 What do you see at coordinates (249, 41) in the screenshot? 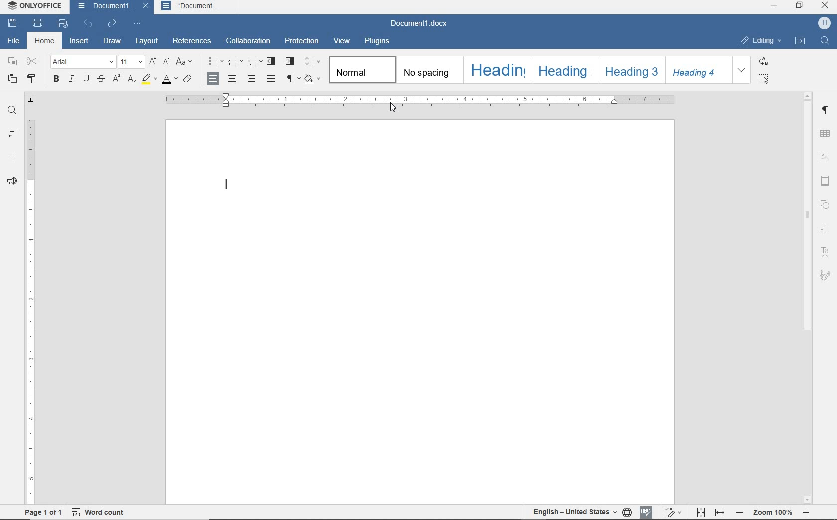
I see `COLLABORATION` at bounding box center [249, 41].